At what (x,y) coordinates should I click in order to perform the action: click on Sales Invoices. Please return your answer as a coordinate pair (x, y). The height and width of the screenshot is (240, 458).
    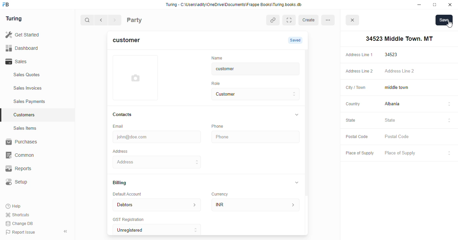
    Looking at the image, I should click on (39, 88).